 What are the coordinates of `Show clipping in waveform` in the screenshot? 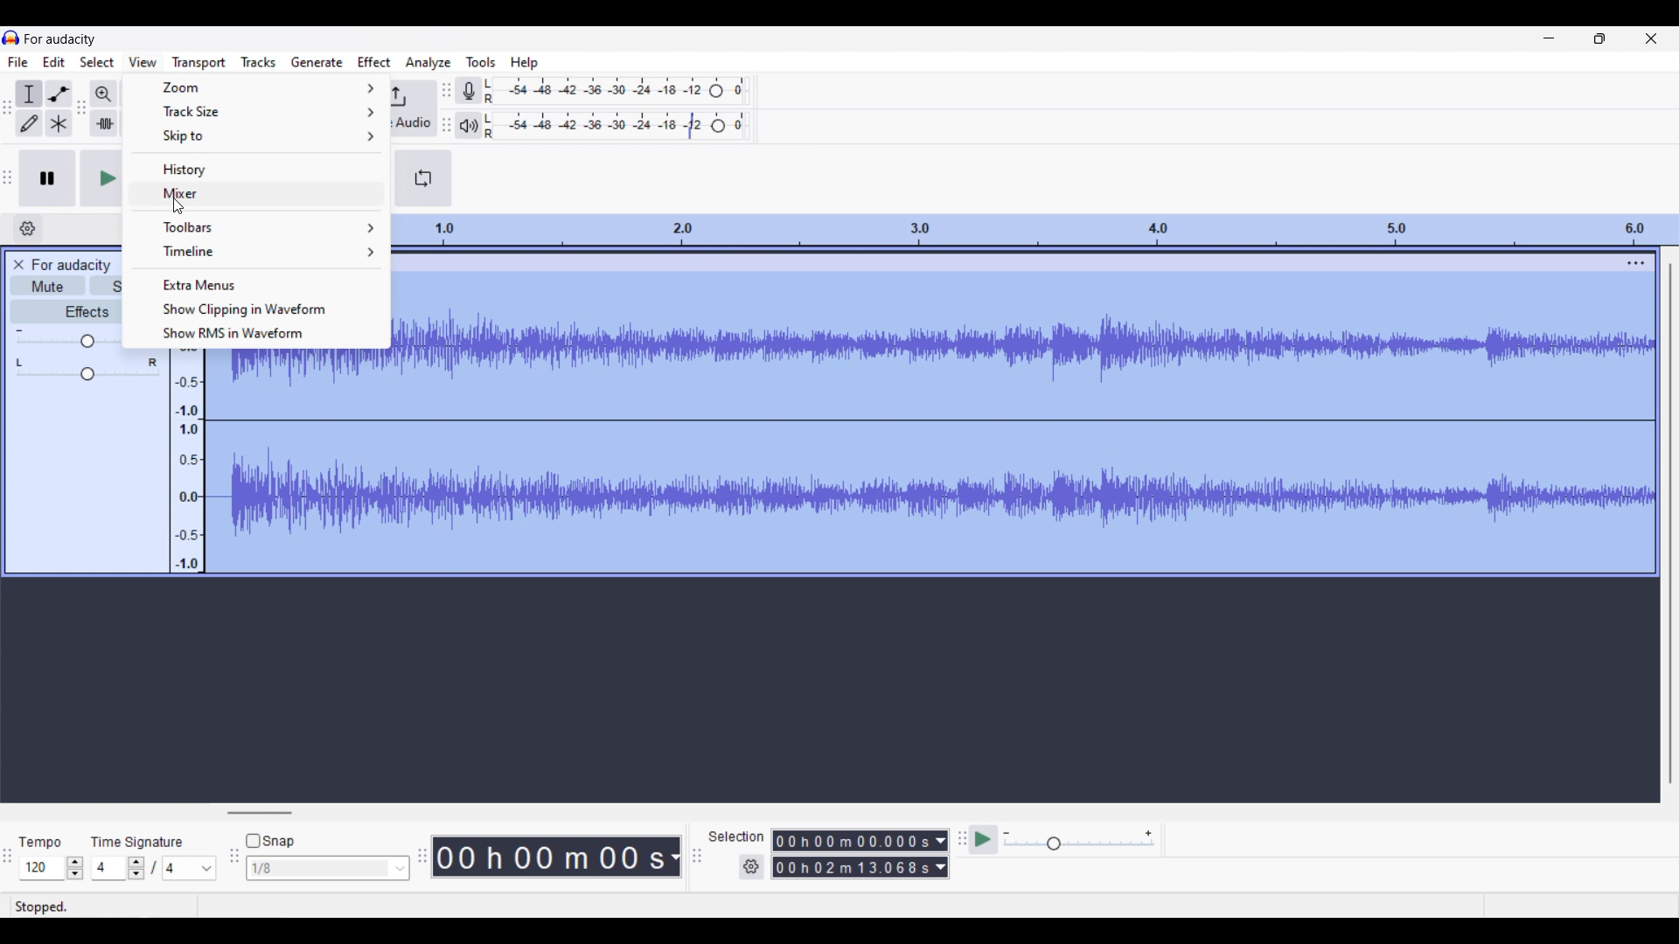 It's located at (253, 309).